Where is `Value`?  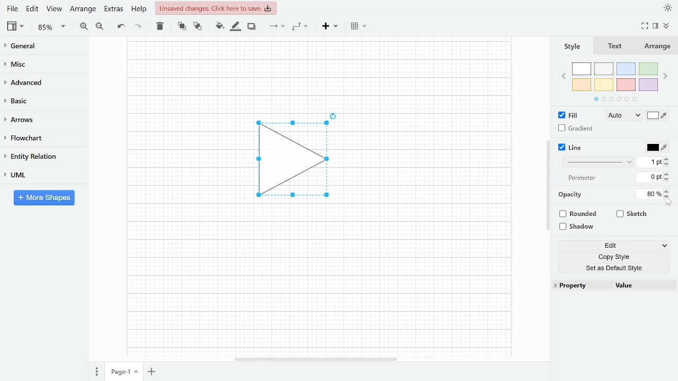
Value is located at coordinates (643, 286).